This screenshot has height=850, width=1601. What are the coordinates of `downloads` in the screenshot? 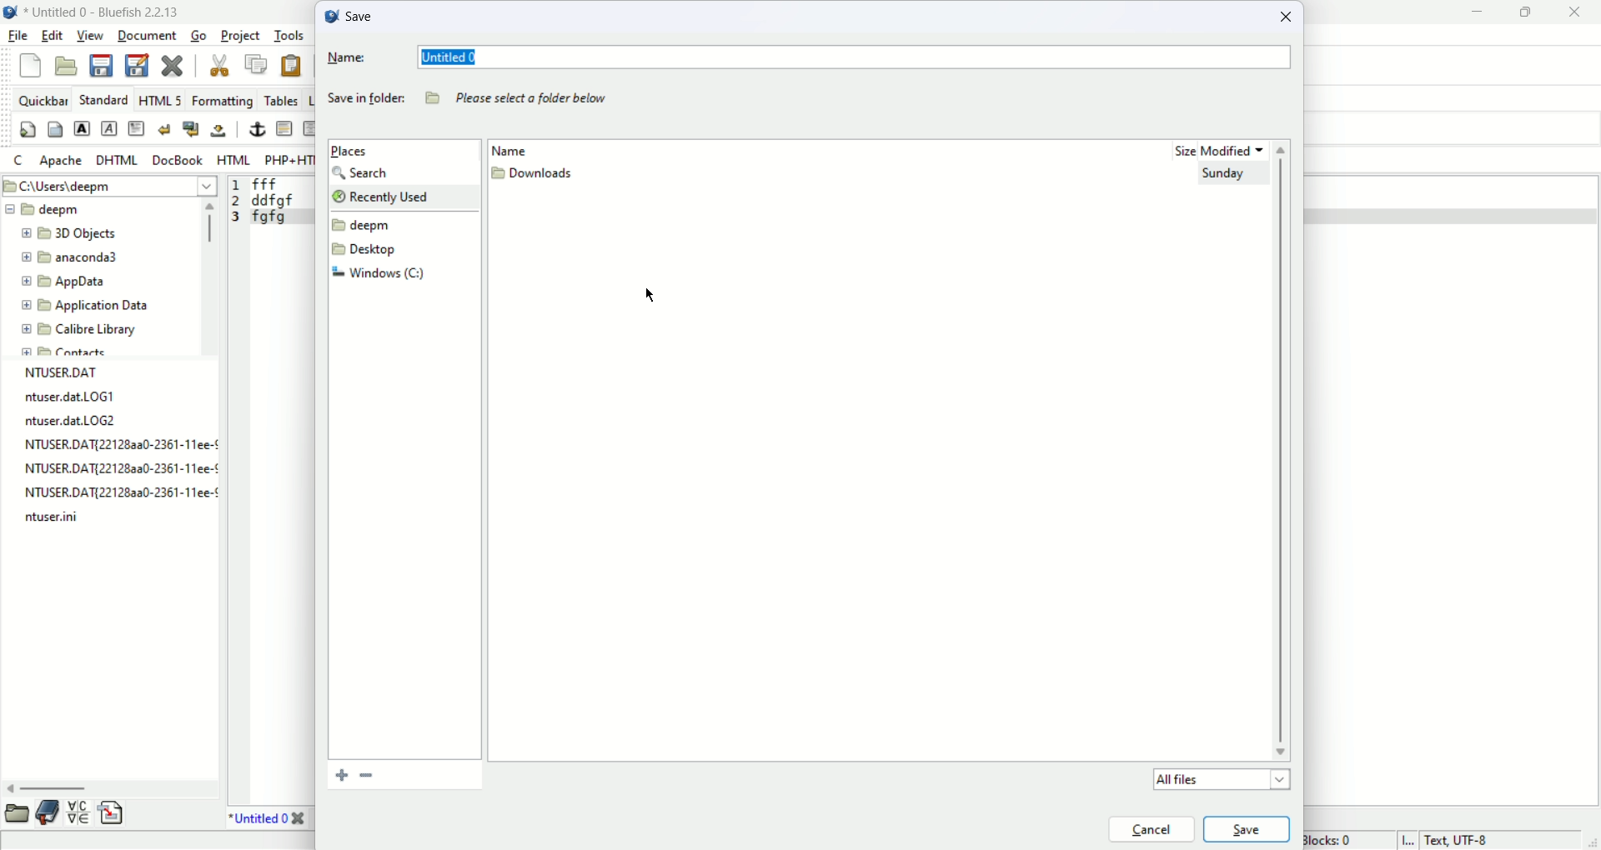 It's located at (535, 176).